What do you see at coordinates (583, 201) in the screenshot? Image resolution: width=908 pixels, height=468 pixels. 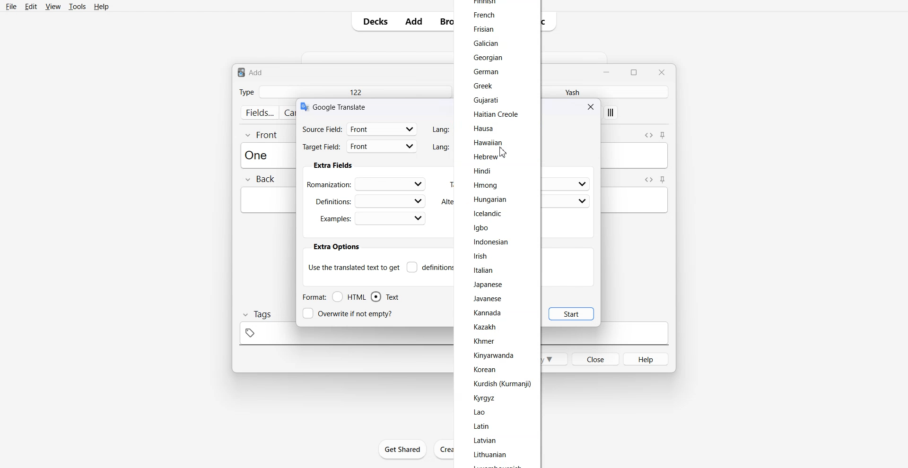 I see `dropdown` at bounding box center [583, 201].